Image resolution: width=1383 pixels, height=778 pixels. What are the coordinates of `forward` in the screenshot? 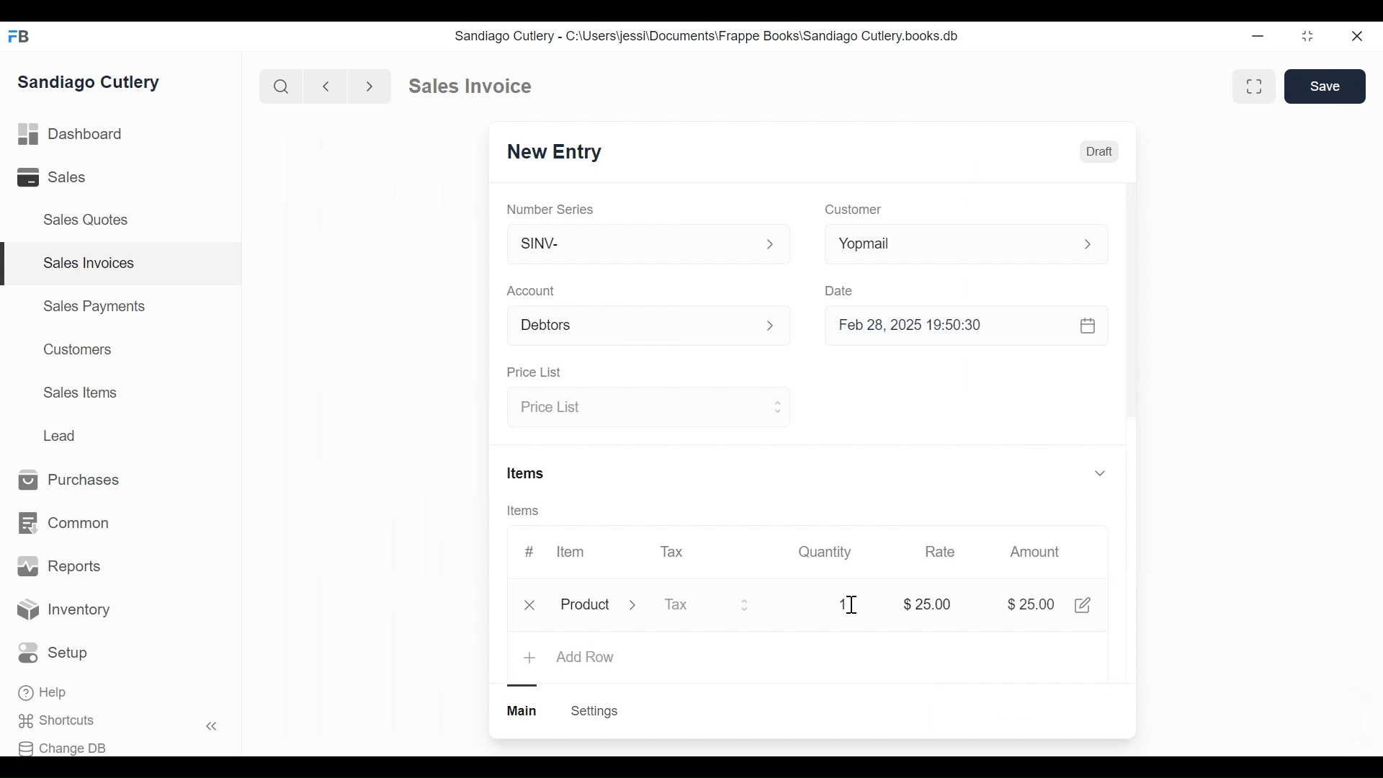 It's located at (370, 85).